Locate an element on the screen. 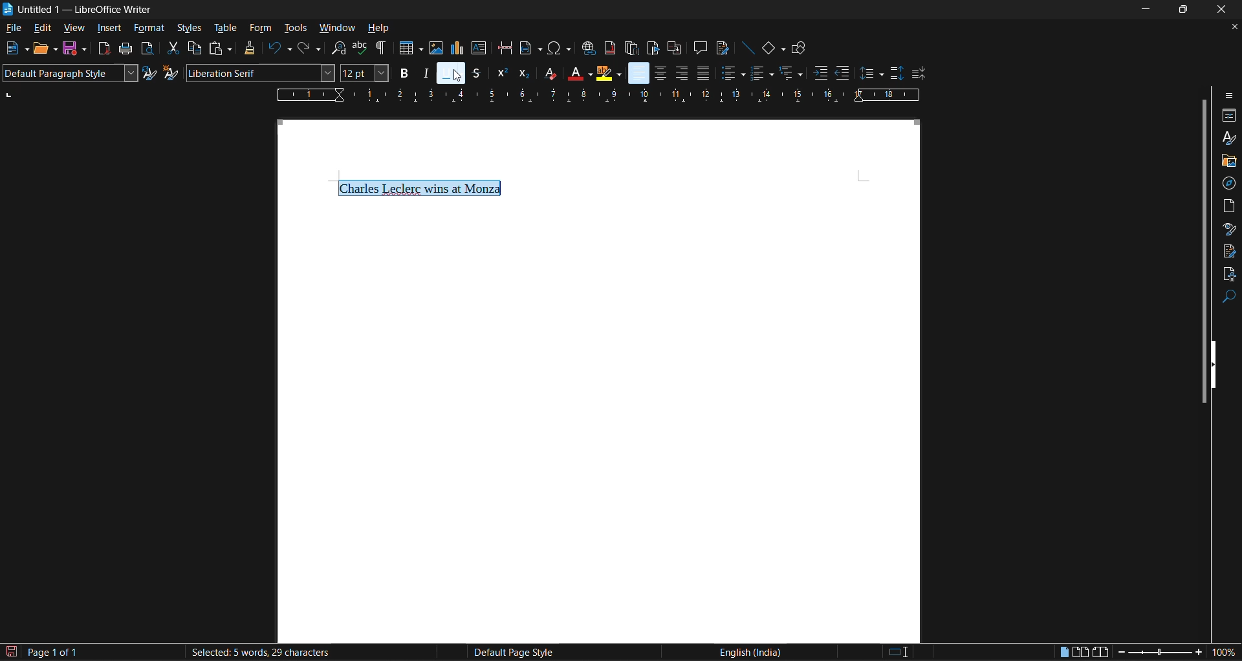  character highlighting yellow is located at coordinates (609, 74).